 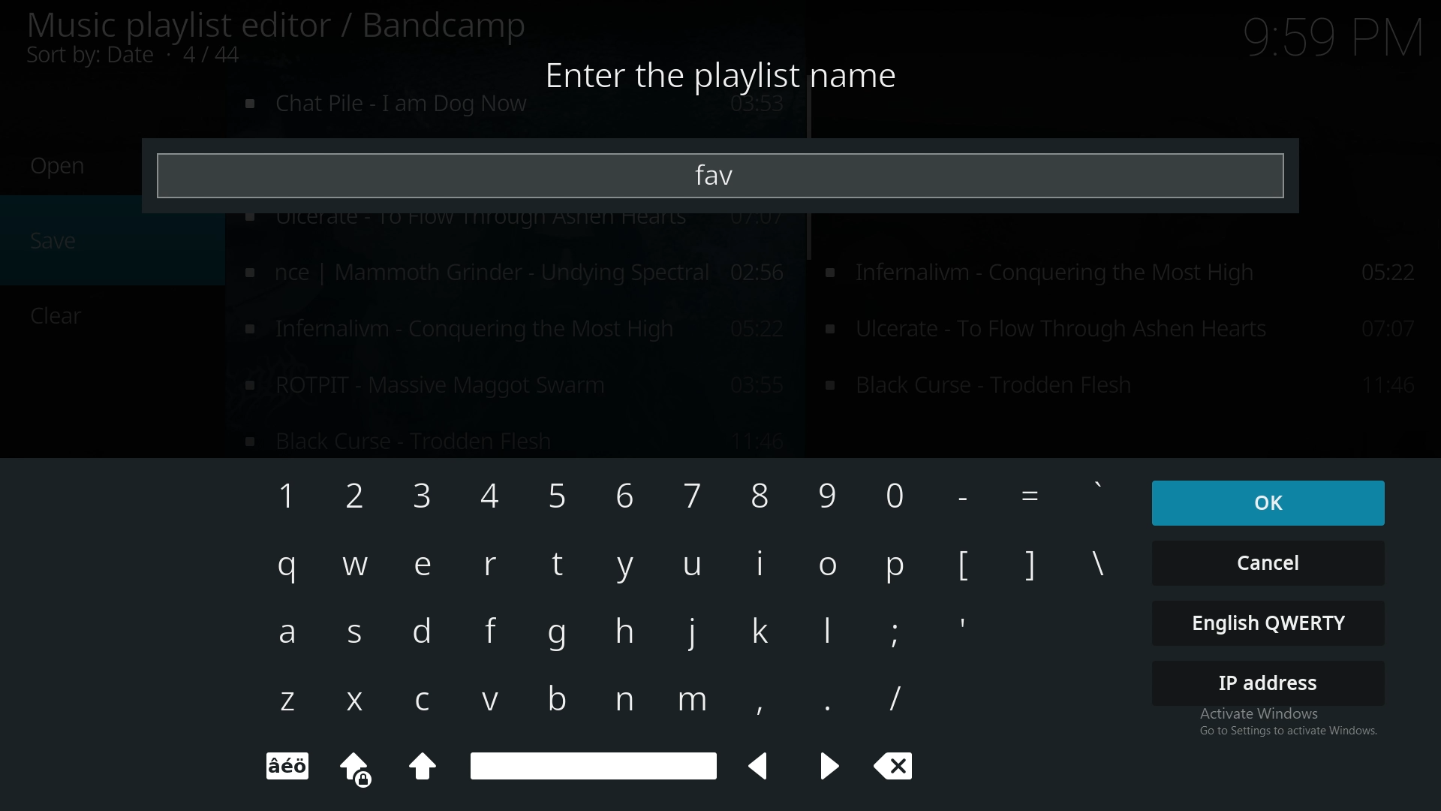 What do you see at coordinates (356, 567) in the screenshot?
I see `keyboard input` at bounding box center [356, 567].